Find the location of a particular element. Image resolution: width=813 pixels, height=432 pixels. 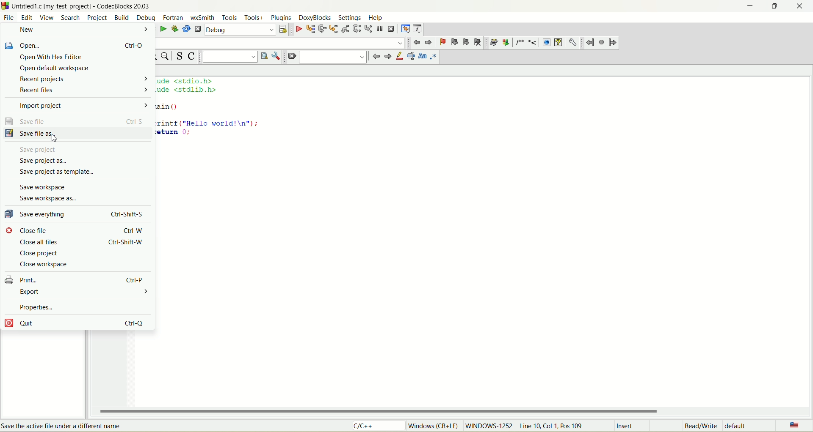

save project as is located at coordinates (44, 161).